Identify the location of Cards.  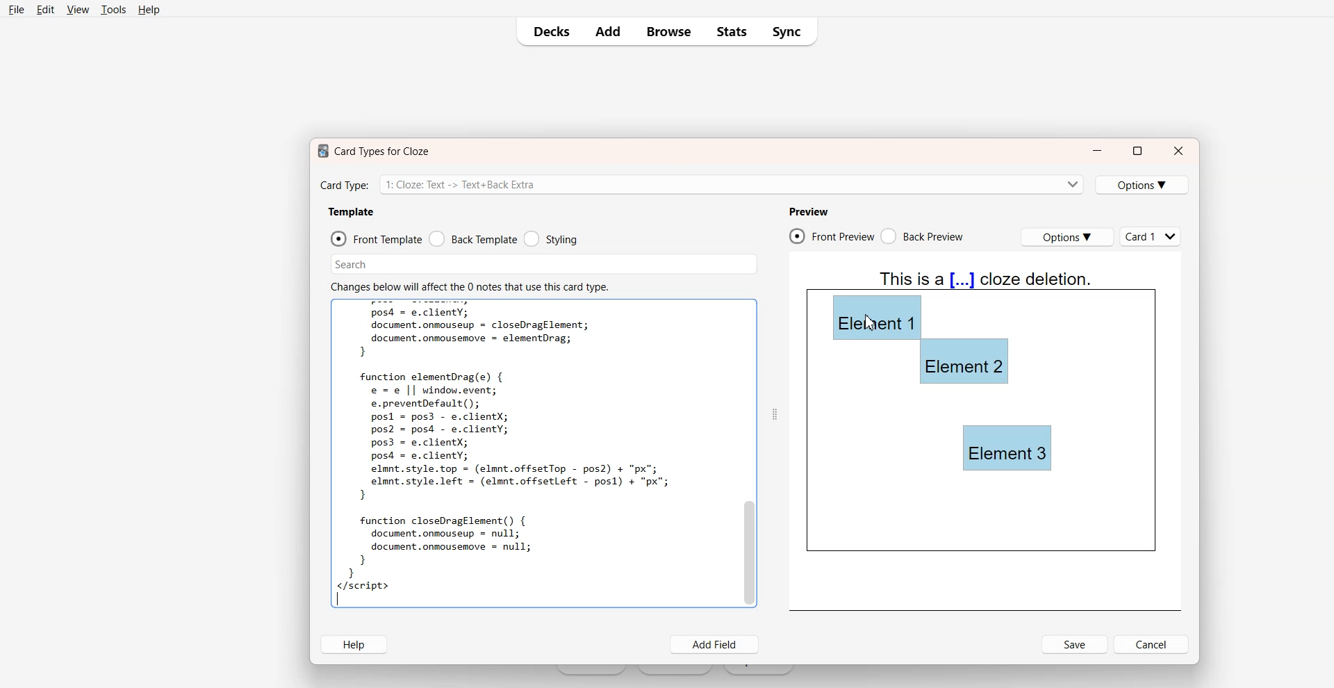
(1152, 236).